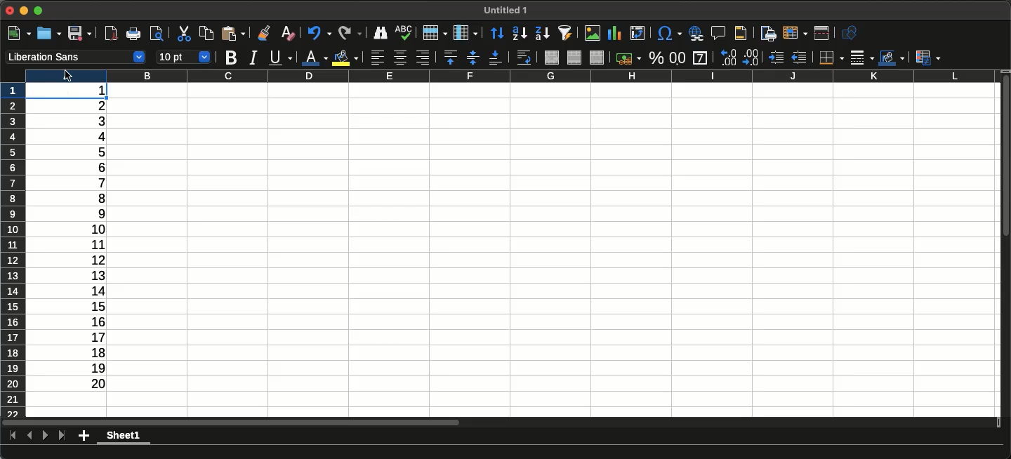  I want to click on Split window, so click(821, 34).